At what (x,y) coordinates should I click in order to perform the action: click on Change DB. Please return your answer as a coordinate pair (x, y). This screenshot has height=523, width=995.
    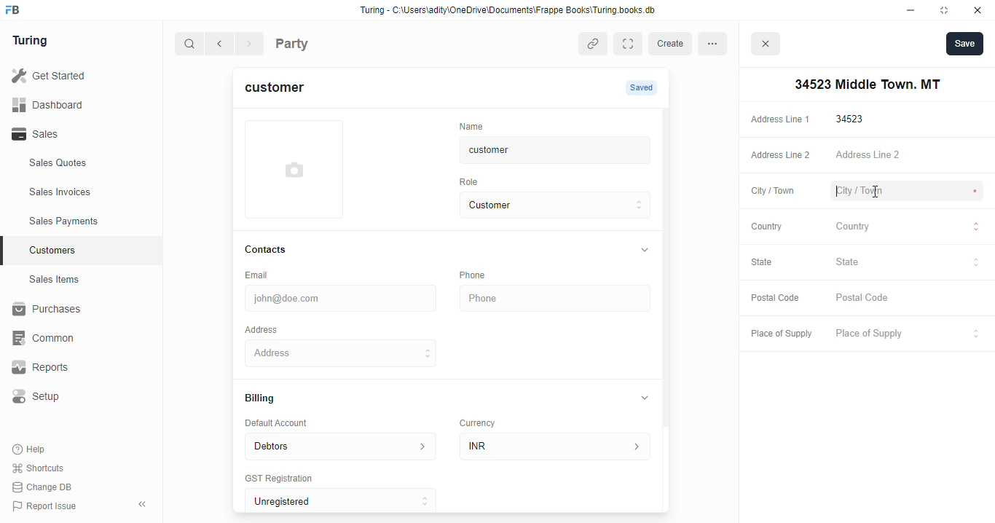
    Looking at the image, I should click on (45, 487).